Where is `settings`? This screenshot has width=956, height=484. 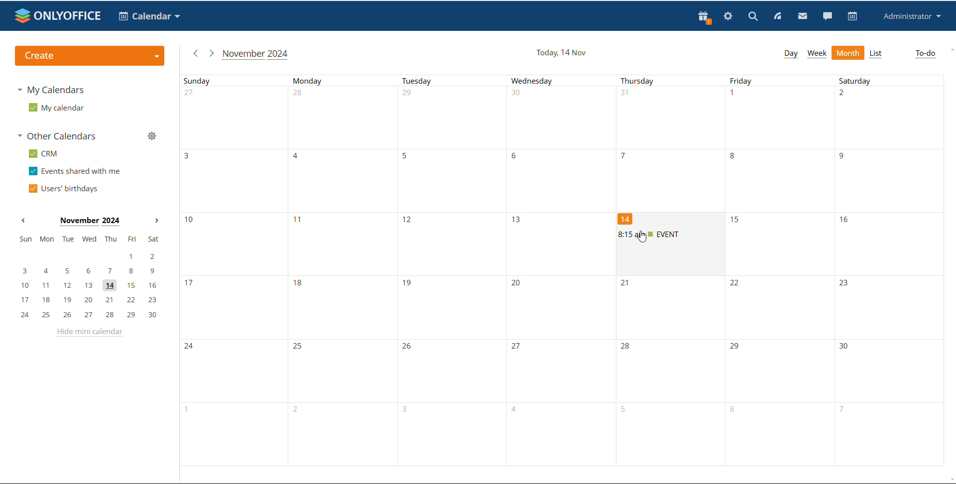
settings is located at coordinates (728, 16).